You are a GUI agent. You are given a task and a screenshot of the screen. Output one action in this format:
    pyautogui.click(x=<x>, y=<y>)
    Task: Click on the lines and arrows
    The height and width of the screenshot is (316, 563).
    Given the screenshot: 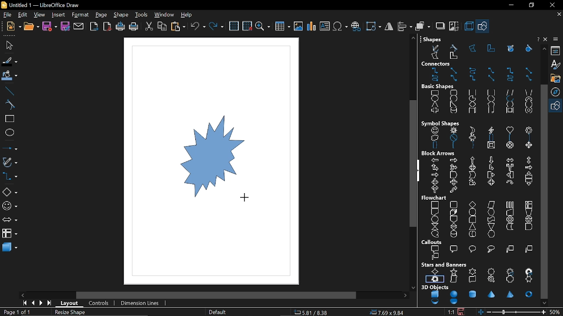 What is the action you would take?
    pyautogui.click(x=10, y=147)
    